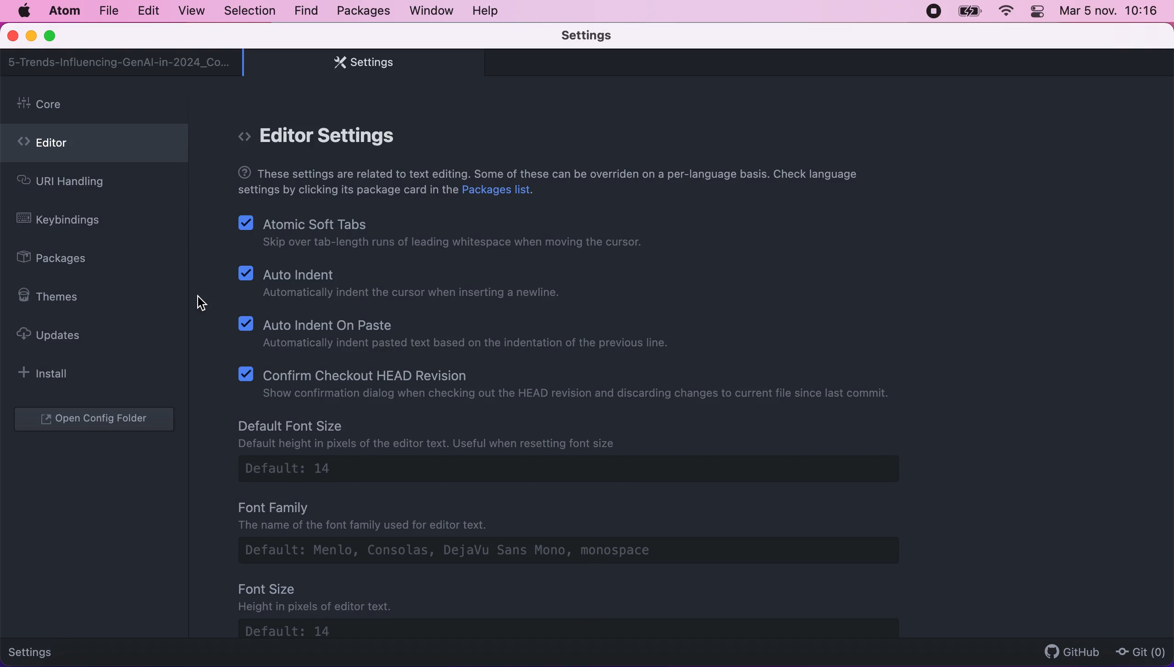 The height and width of the screenshot is (667, 1174). I want to click on maximize, so click(54, 37).